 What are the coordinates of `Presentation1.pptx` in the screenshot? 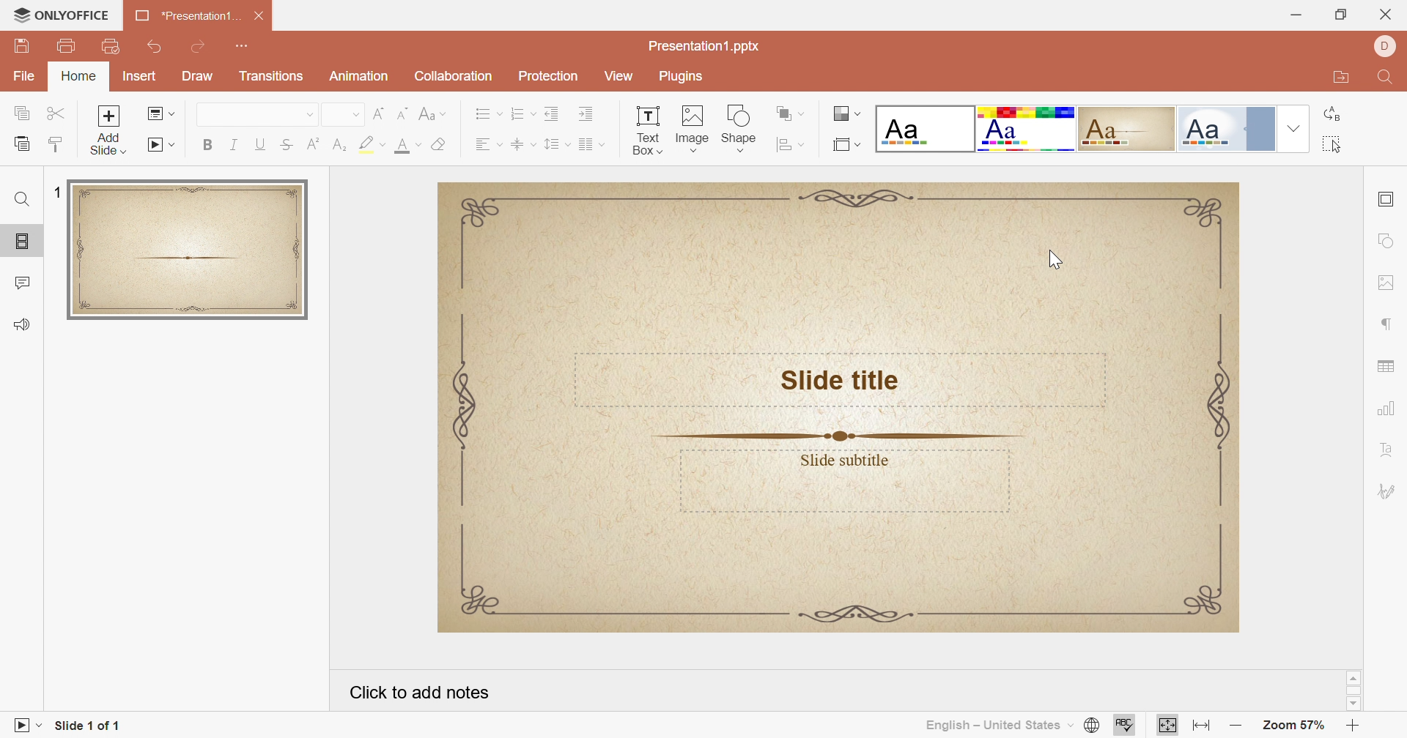 It's located at (707, 44).